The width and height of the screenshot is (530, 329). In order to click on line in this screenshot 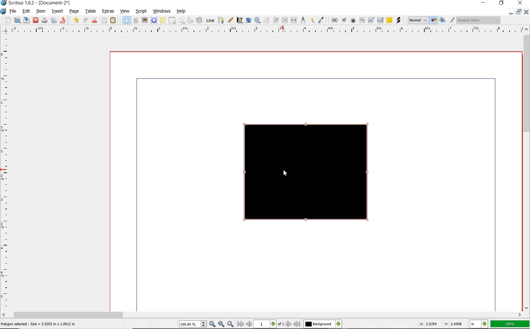, I will do `click(210, 20)`.